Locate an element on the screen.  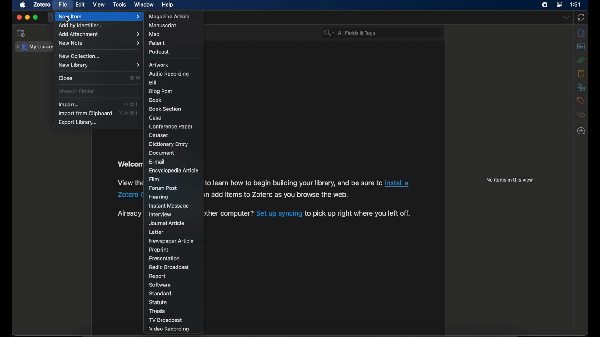
add attachment is located at coordinates (100, 35).